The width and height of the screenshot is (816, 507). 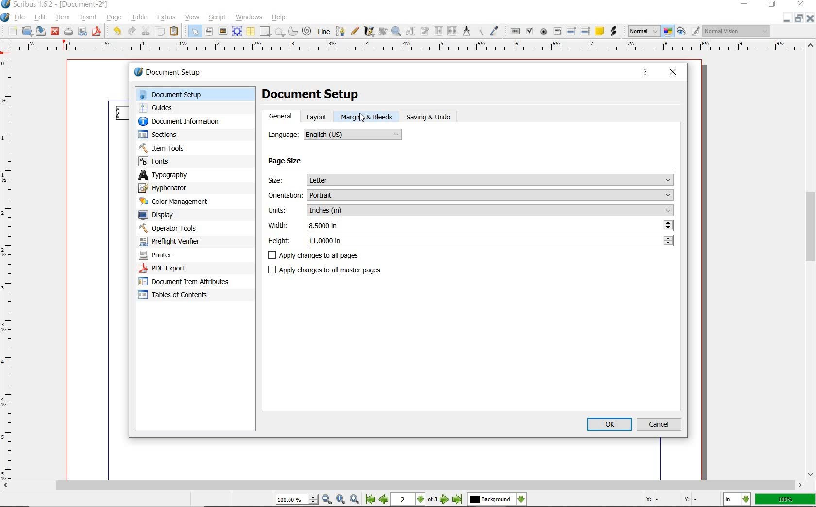 I want to click on units: Inches (in), so click(x=470, y=211).